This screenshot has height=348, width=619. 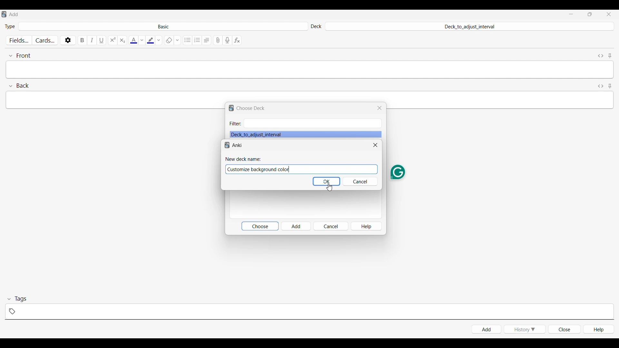 I want to click on Indicates input for new deck name, so click(x=244, y=159).